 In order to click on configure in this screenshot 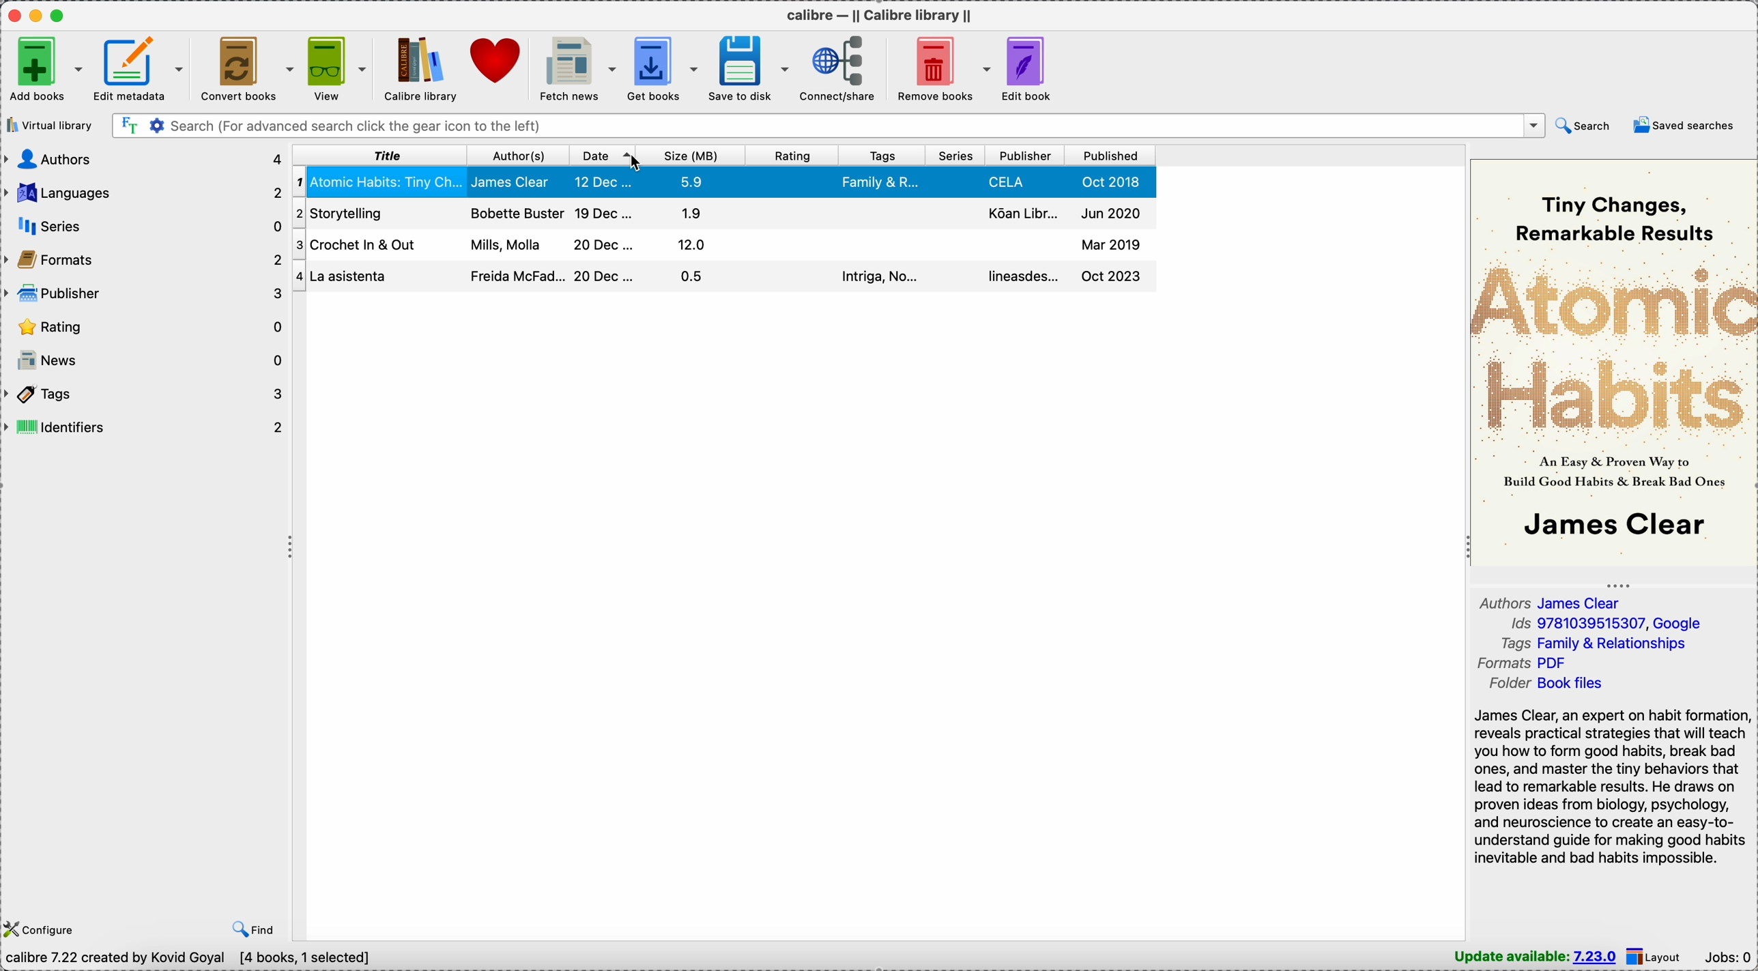, I will do `click(42, 927)`.